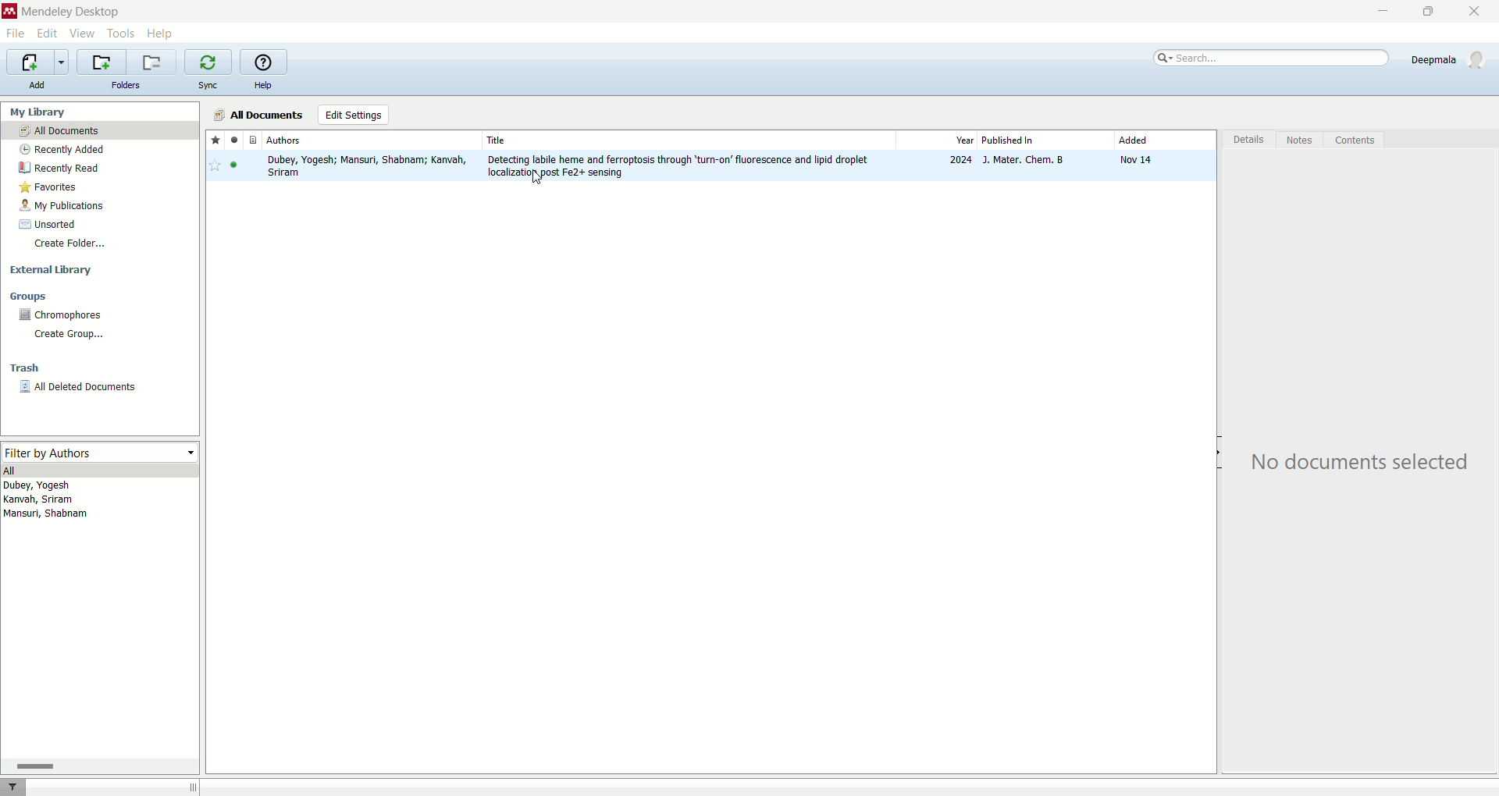  Describe the element at coordinates (40, 112) in the screenshot. I see `my library` at that location.